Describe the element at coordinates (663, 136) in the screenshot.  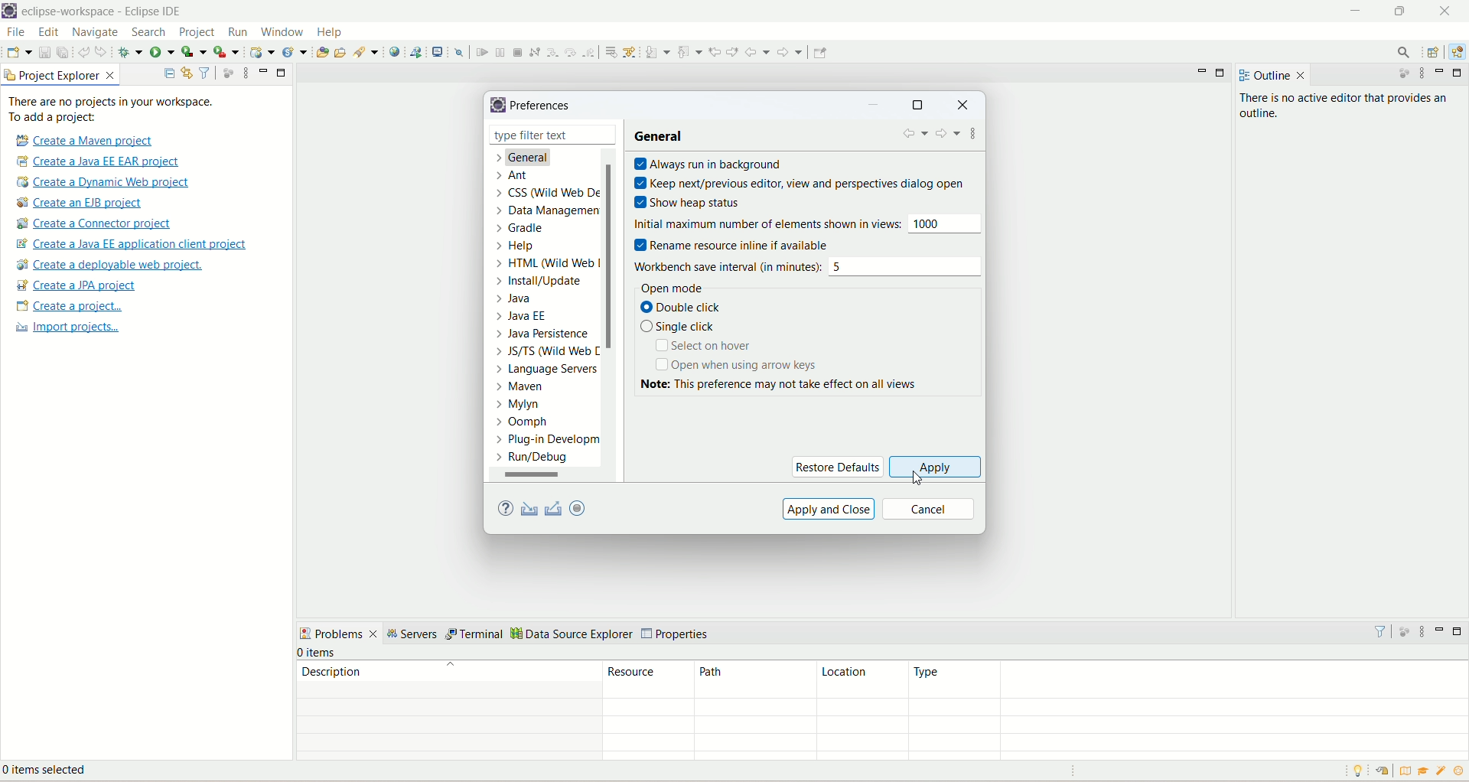
I see `general` at that location.